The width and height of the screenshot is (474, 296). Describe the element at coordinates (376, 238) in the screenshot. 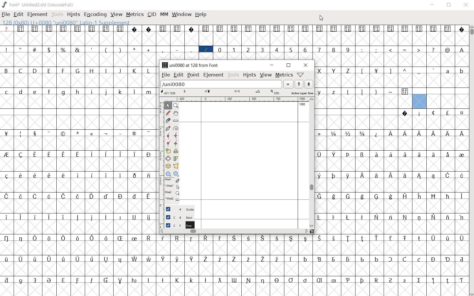

I see `glyph` at that location.